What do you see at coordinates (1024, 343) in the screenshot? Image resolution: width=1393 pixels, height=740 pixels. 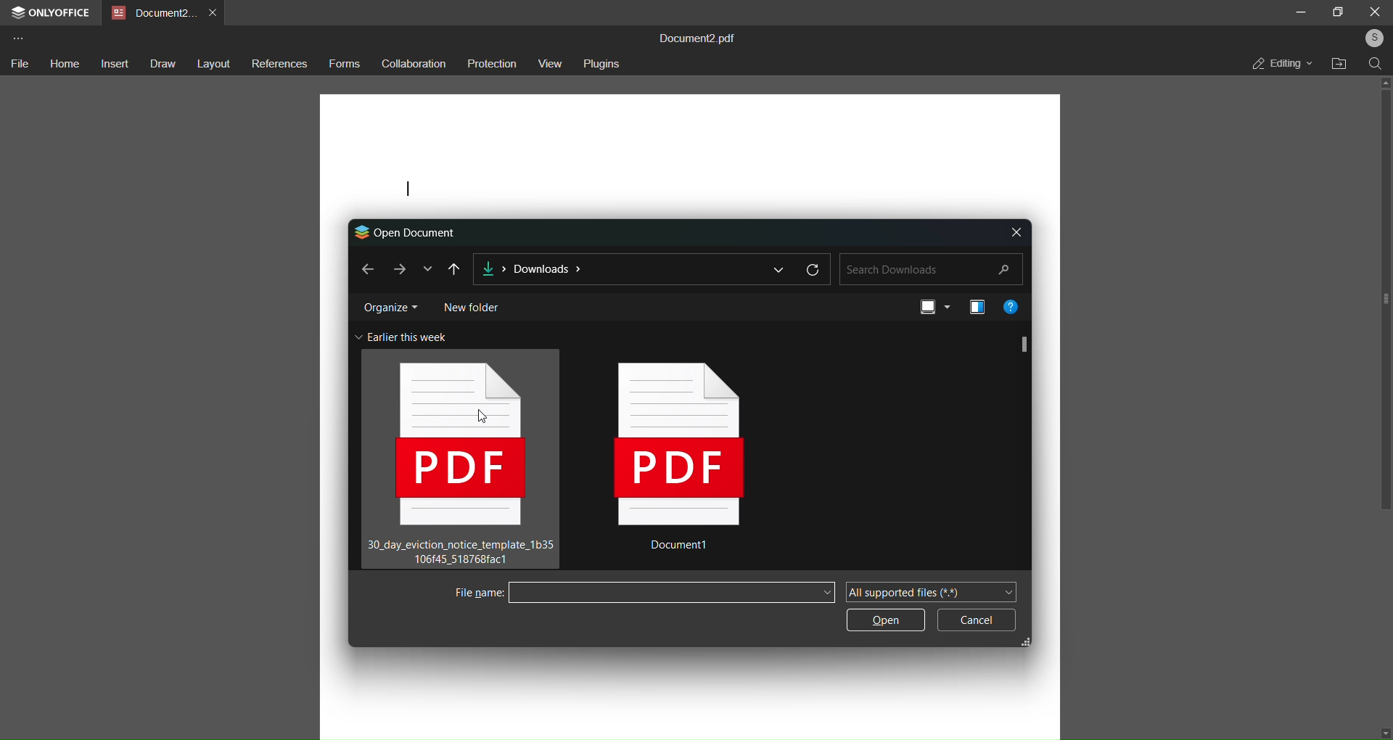 I see `scroll bar` at bounding box center [1024, 343].